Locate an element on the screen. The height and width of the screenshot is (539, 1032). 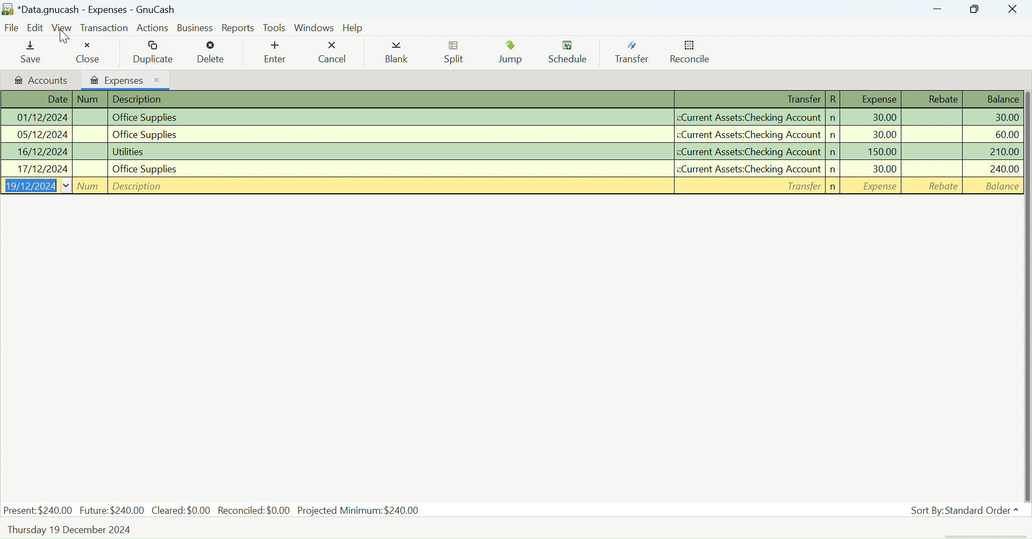
Accounts is located at coordinates (41, 80).